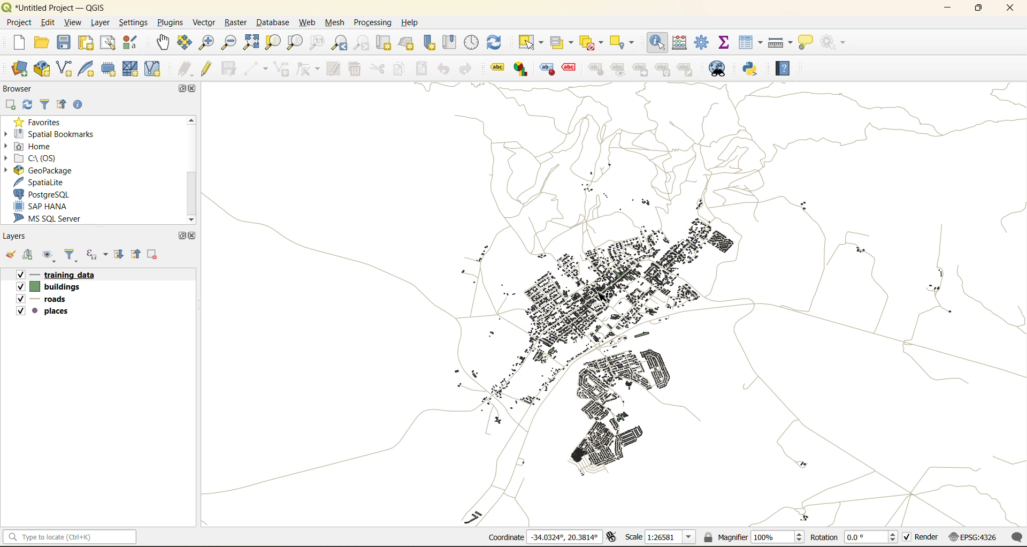 The image size is (1027, 547). What do you see at coordinates (618, 70) in the screenshot?
I see `preview` at bounding box center [618, 70].